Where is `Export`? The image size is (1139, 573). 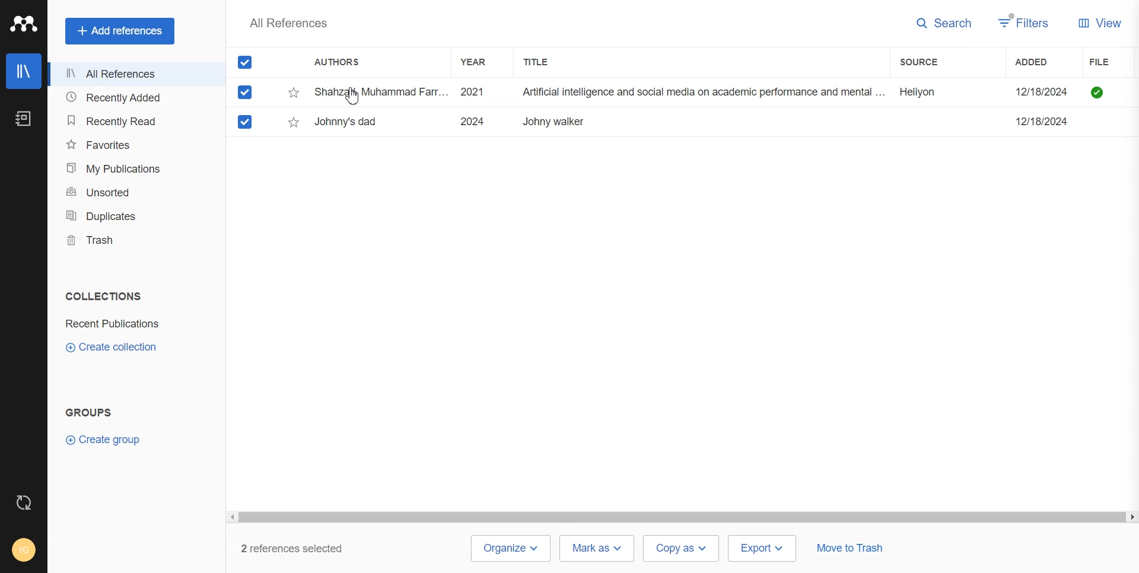 Export is located at coordinates (763, 547).